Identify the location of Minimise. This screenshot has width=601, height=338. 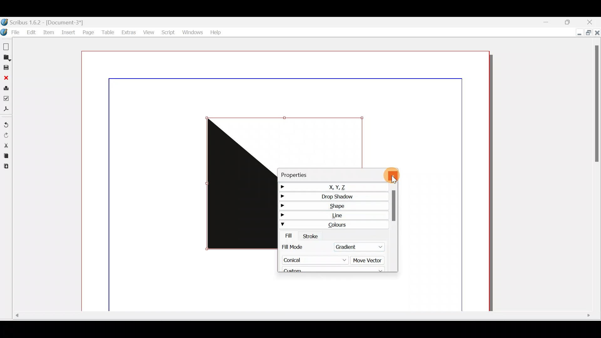
(546, 22).